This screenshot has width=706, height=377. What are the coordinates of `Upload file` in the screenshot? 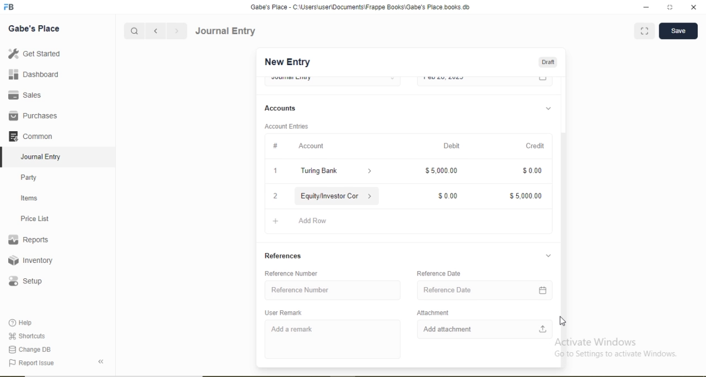 It's located at (543, 328).